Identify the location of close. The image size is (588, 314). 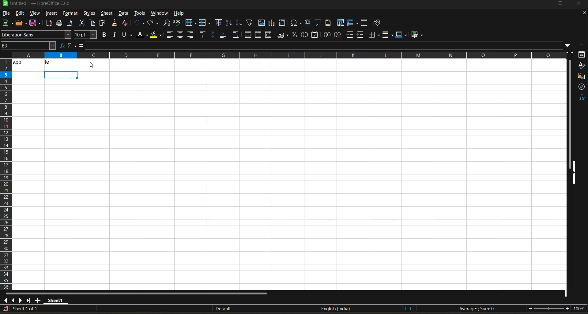
(580, 5).